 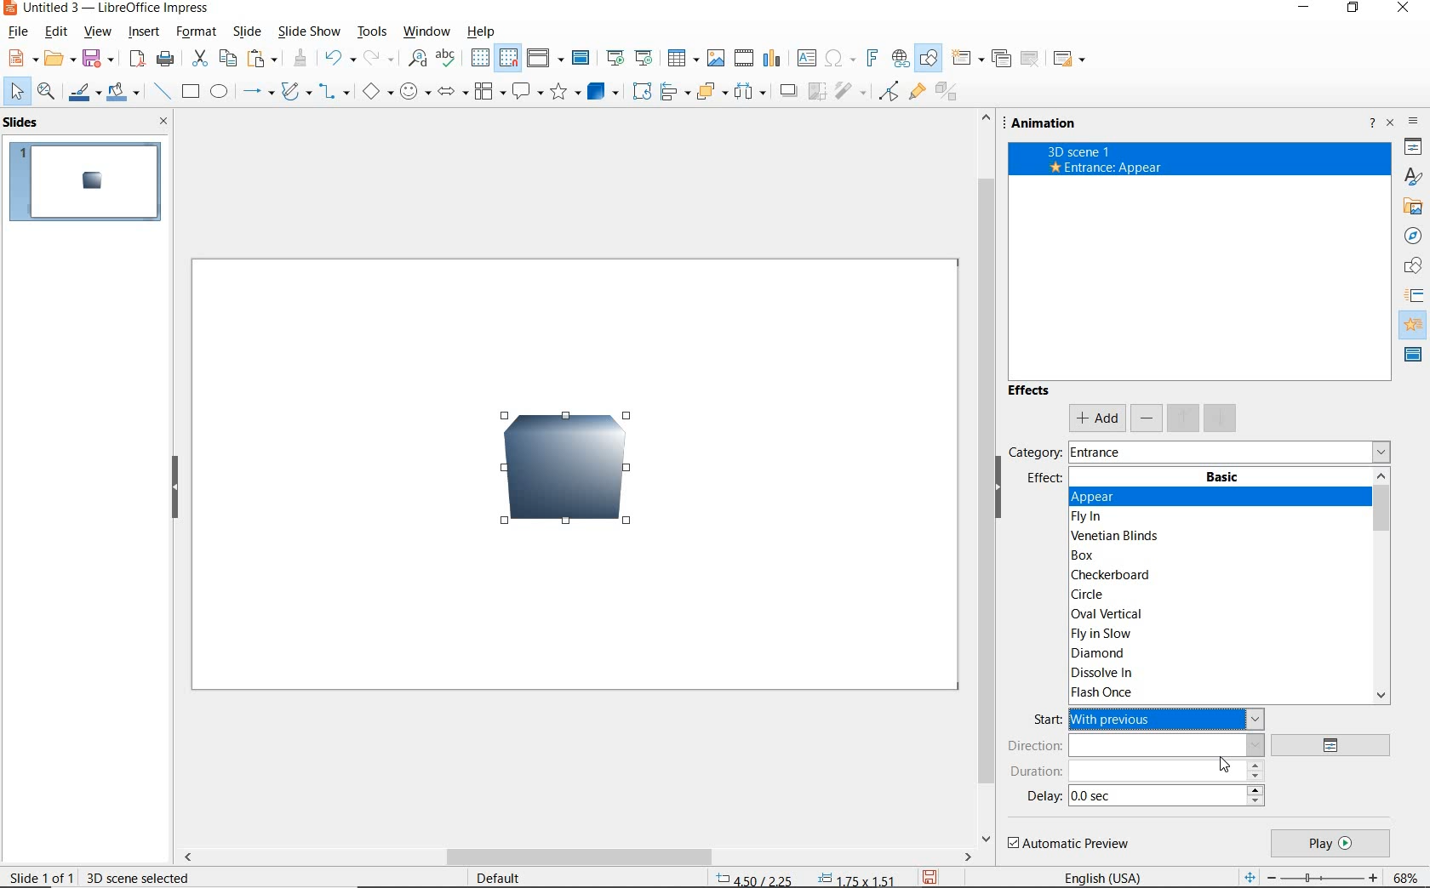 I want to click on FLY IN, so click(x=1090, y=517).